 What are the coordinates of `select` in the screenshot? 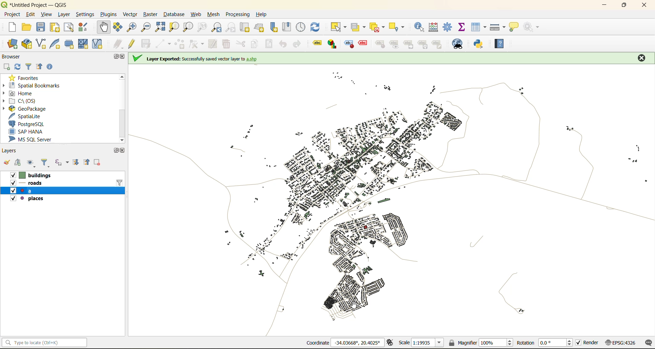 It's located at (340, 27).